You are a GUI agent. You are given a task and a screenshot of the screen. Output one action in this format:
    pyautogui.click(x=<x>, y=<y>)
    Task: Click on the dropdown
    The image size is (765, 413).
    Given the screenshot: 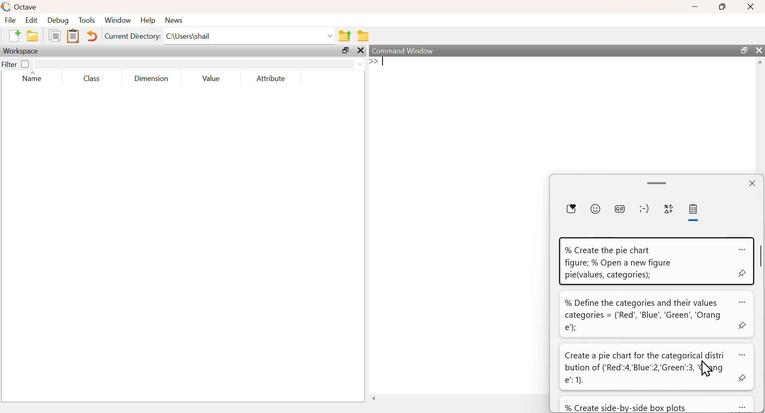 What is the action you would take?
    pyautogui.click(x=359, y=64)
    